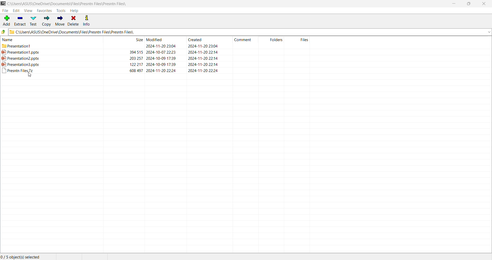  Describe the element at coordinates (250, 33) in the screenshot. I see `c\Users\ASUS\OneDrive\Documents\Files\Presntn Files\Presntn Files\` at that location.